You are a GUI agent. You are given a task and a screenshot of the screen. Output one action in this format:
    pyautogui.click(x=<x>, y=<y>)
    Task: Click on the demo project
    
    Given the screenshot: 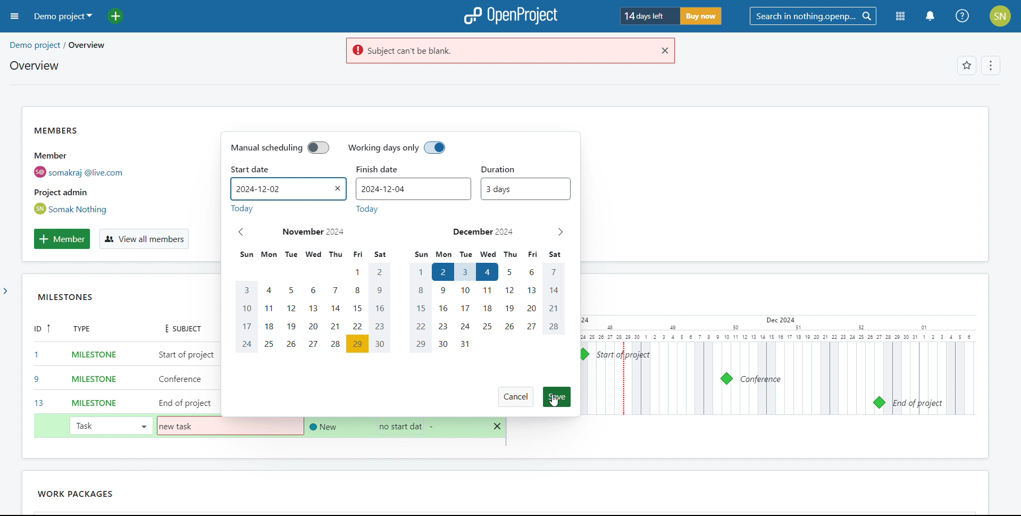 What is the action you would take?
    pyautogui.click(x=62, y=16)
    